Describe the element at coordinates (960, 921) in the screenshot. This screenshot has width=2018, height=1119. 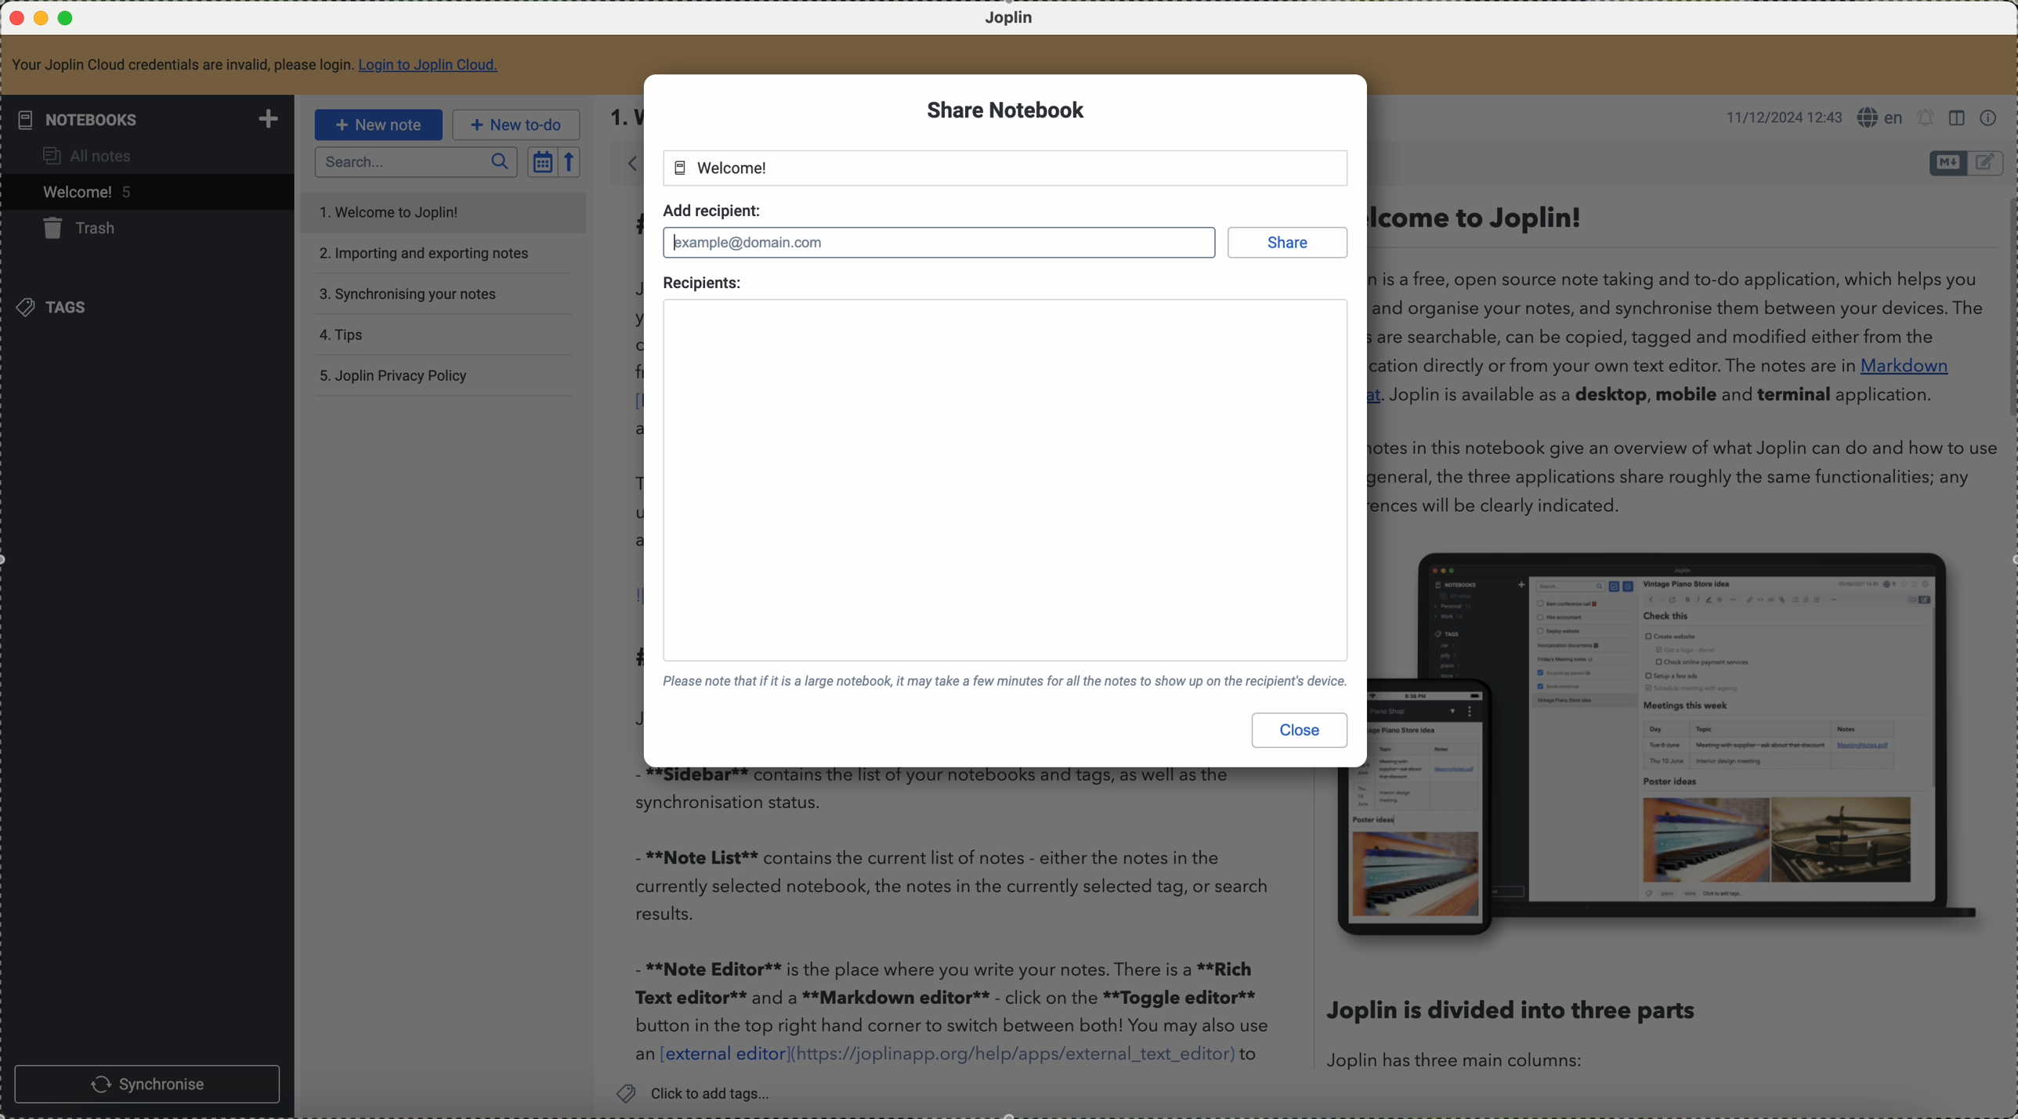
I see `- **Note List** contains the current list of notes - either the notes in the
currently selected notebook, the notes in the currently selected tag, or search
results.

- **Note Editor** is the place where you write your notes. There is a **Rich
Text editor** and a **Markdown editor** - click on the **Toggle editor**
button in the top right hand corner to switch between both! You may also use
an [external editor](https://joplinapp.org/help/apps/external_text_editor) to` at that location.